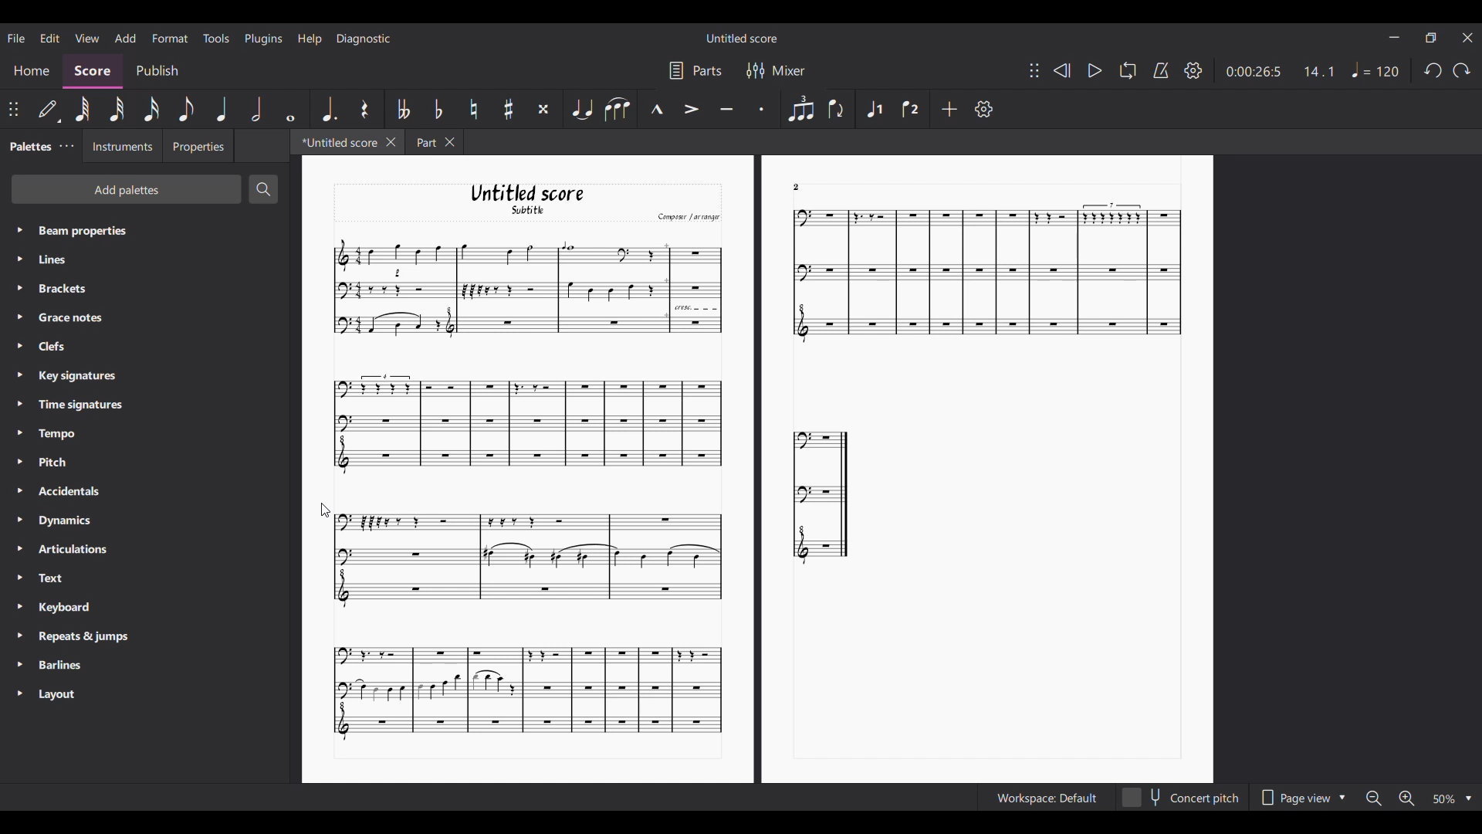  Describe the element at coordinates (186, 109) in the screenshot. I see `8th note` at that location.